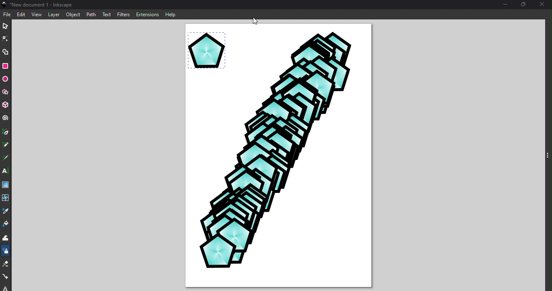  What do you see at coordinates (6, 79) in the screenshot?
I see `Ellipse/arc tool` at bounding box center [6, 79].